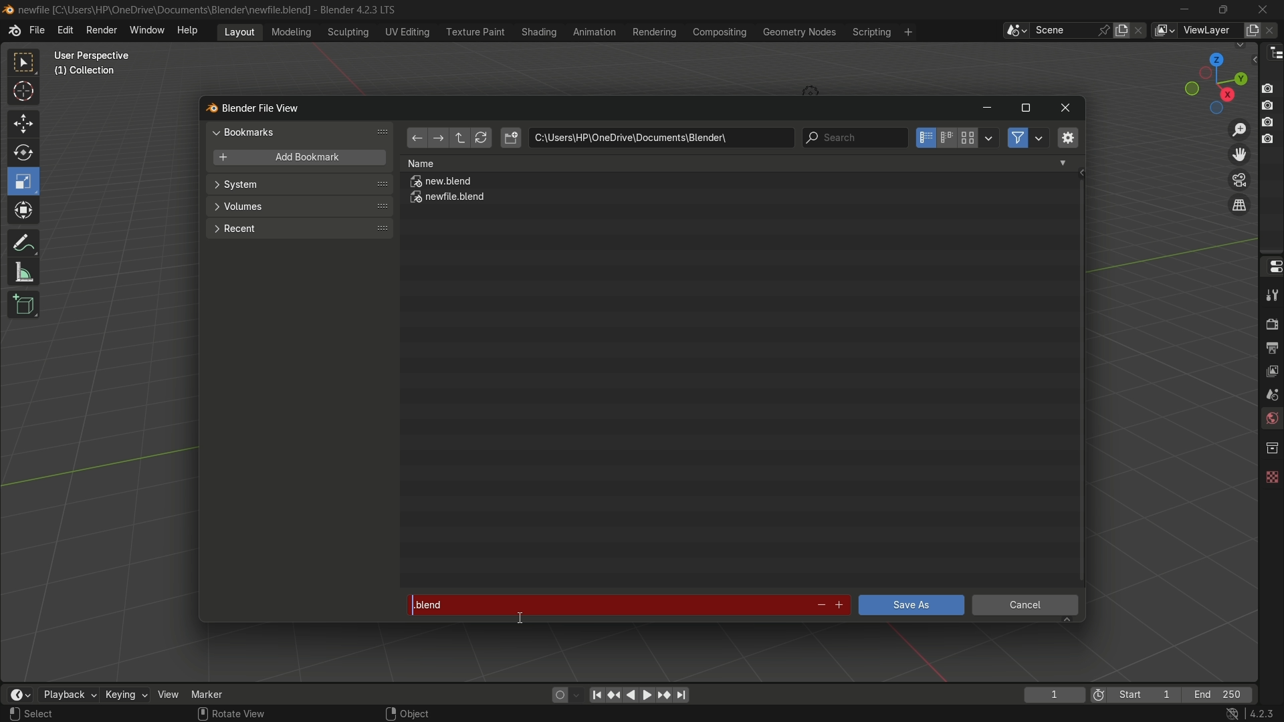  Describe the element at coordinates (819, 606) in the screenshot. I see `decrement number in file name` at that location.